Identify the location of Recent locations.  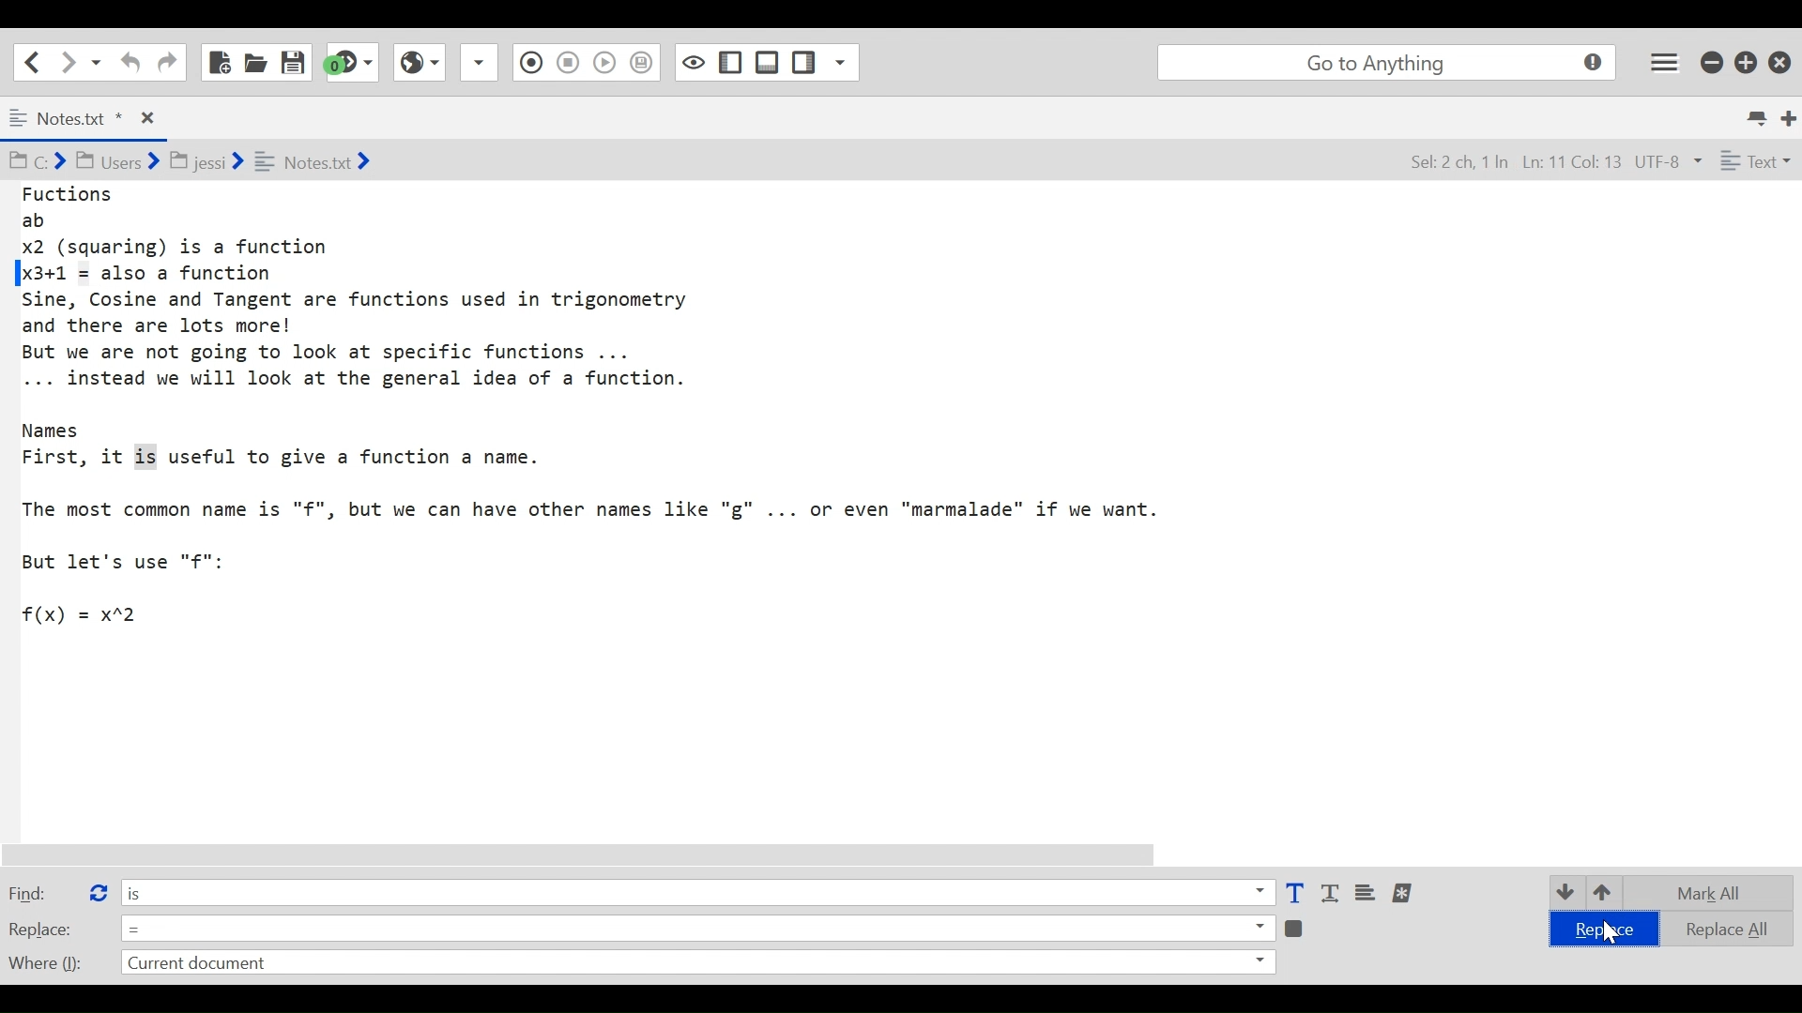
(97, 61).